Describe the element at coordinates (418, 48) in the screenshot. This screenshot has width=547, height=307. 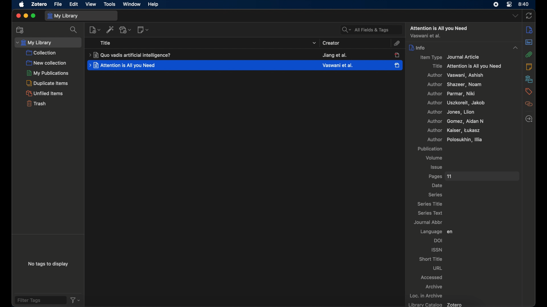
I see `info` at that location.